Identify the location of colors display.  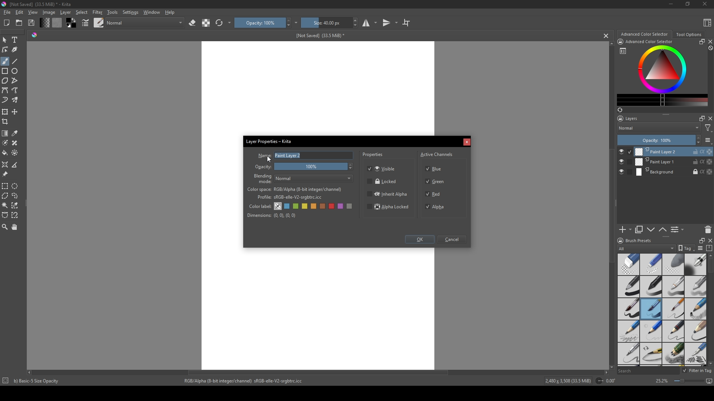
(663, 69).